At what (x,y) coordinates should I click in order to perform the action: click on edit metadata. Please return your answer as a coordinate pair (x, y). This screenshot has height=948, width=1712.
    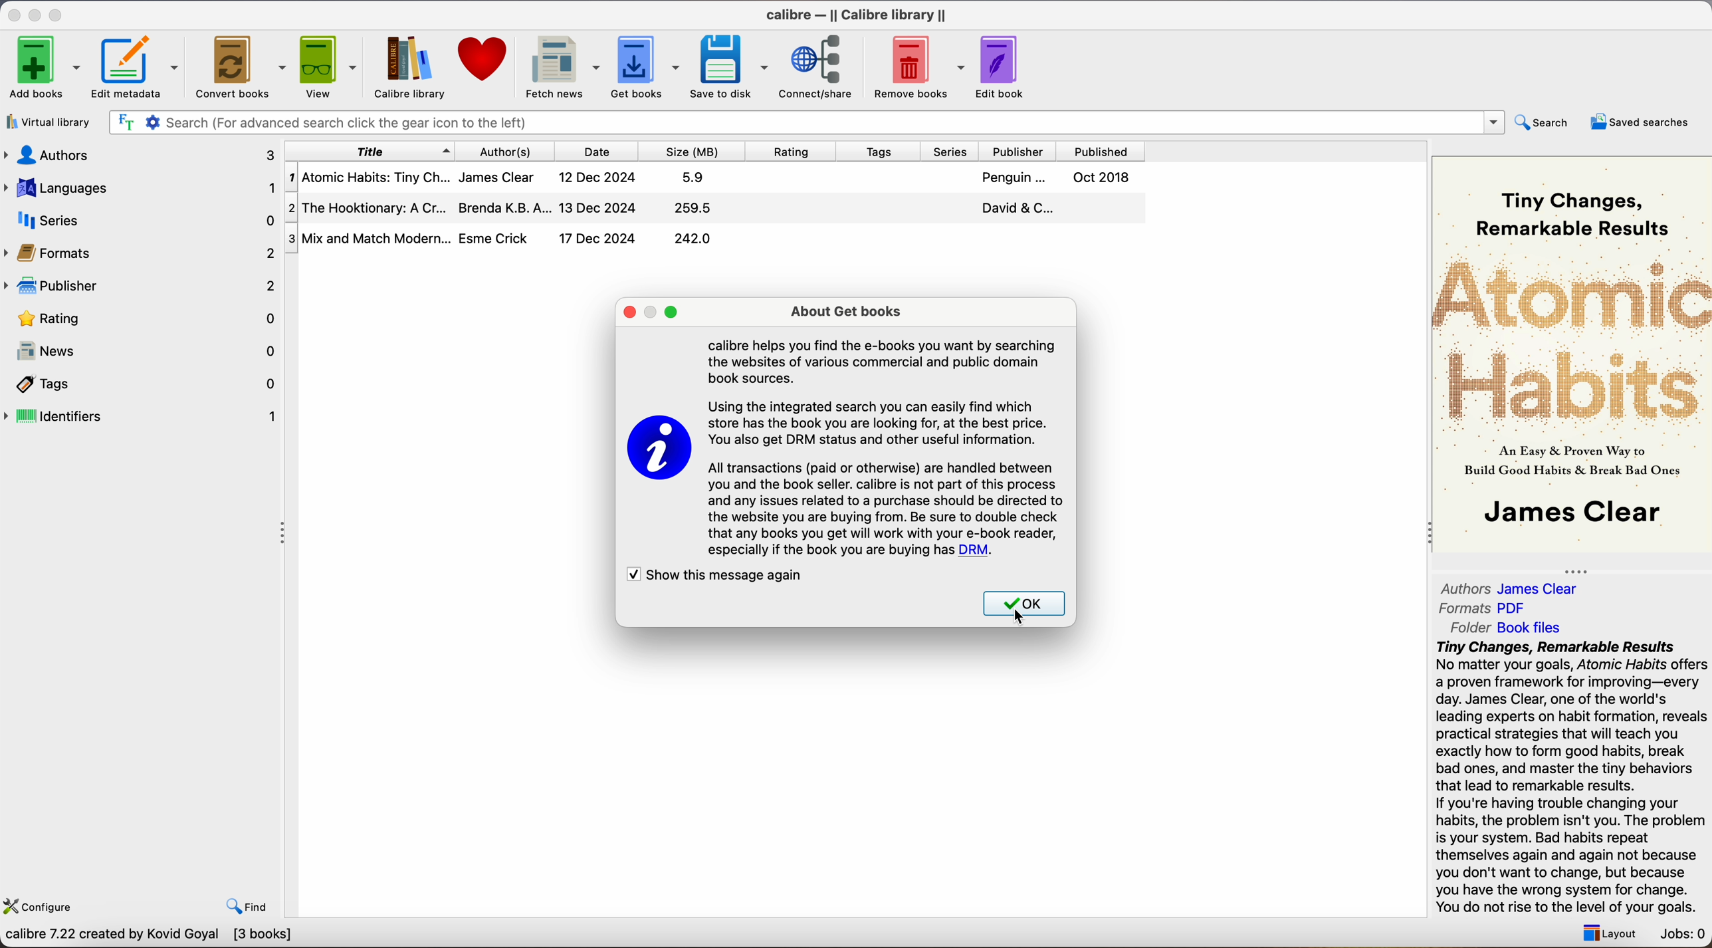
    Looking at the image, I should click on (139, 68).